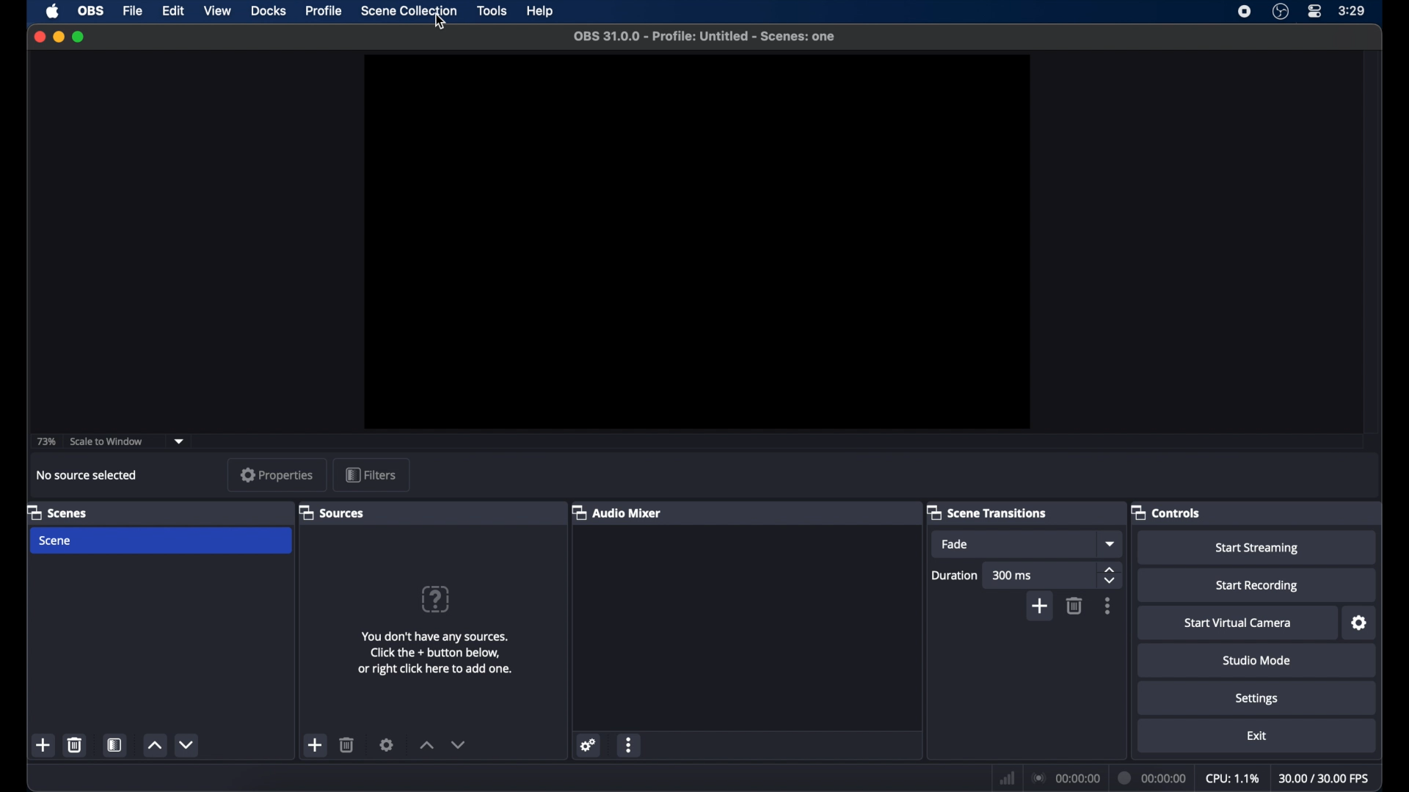  Describe the element at coordinates (324, 10) in the screenshot. I see `profile` at that location.